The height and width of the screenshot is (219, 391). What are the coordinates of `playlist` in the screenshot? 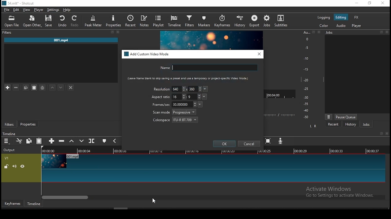 It's located at (159, 21).